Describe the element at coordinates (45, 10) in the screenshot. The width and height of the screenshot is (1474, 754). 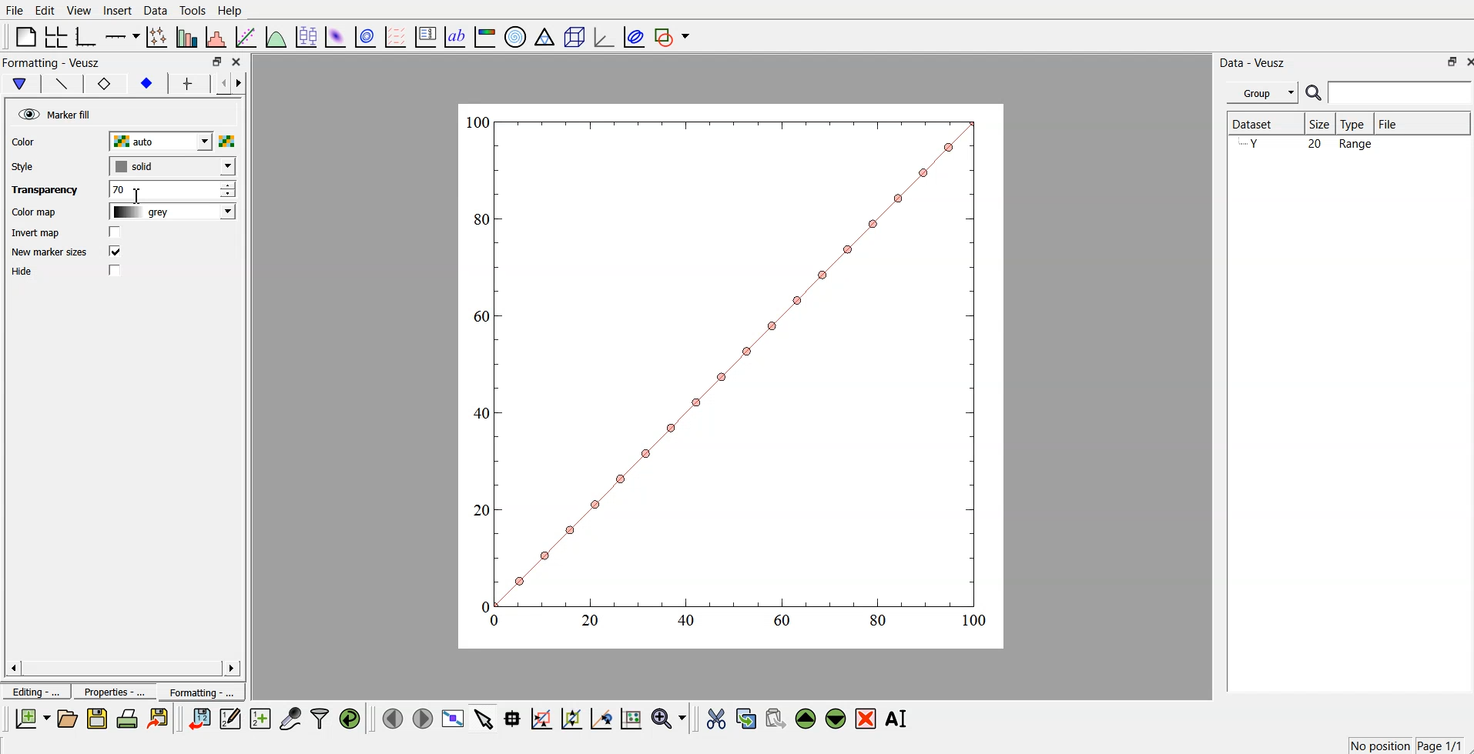
I see `Edit` at that location.